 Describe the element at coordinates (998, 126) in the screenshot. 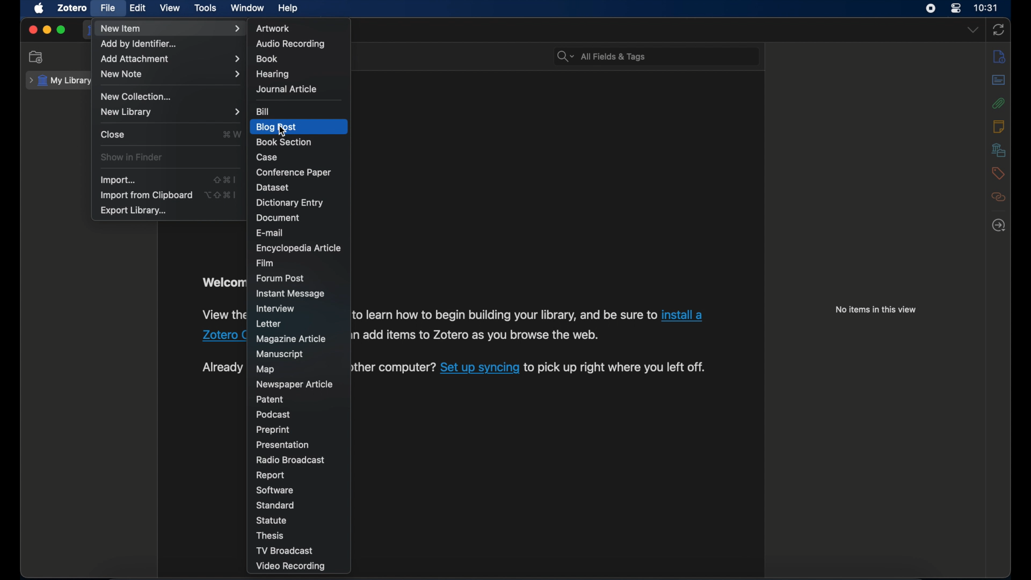

I see `notes` at that location.